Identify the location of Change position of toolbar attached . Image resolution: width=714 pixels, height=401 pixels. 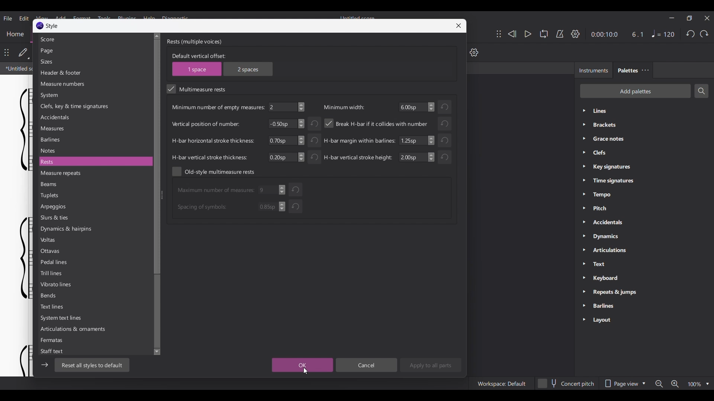
(7, 52).